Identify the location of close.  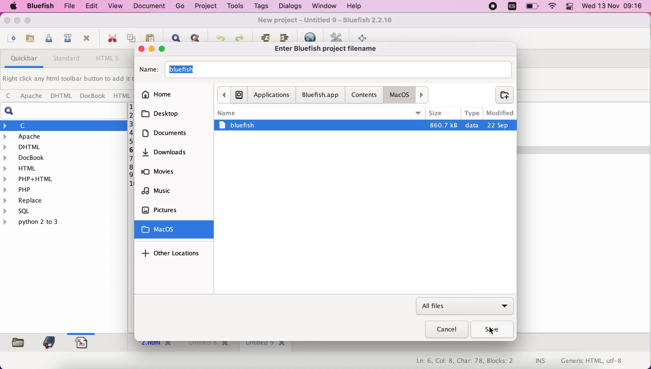
(8, 22).